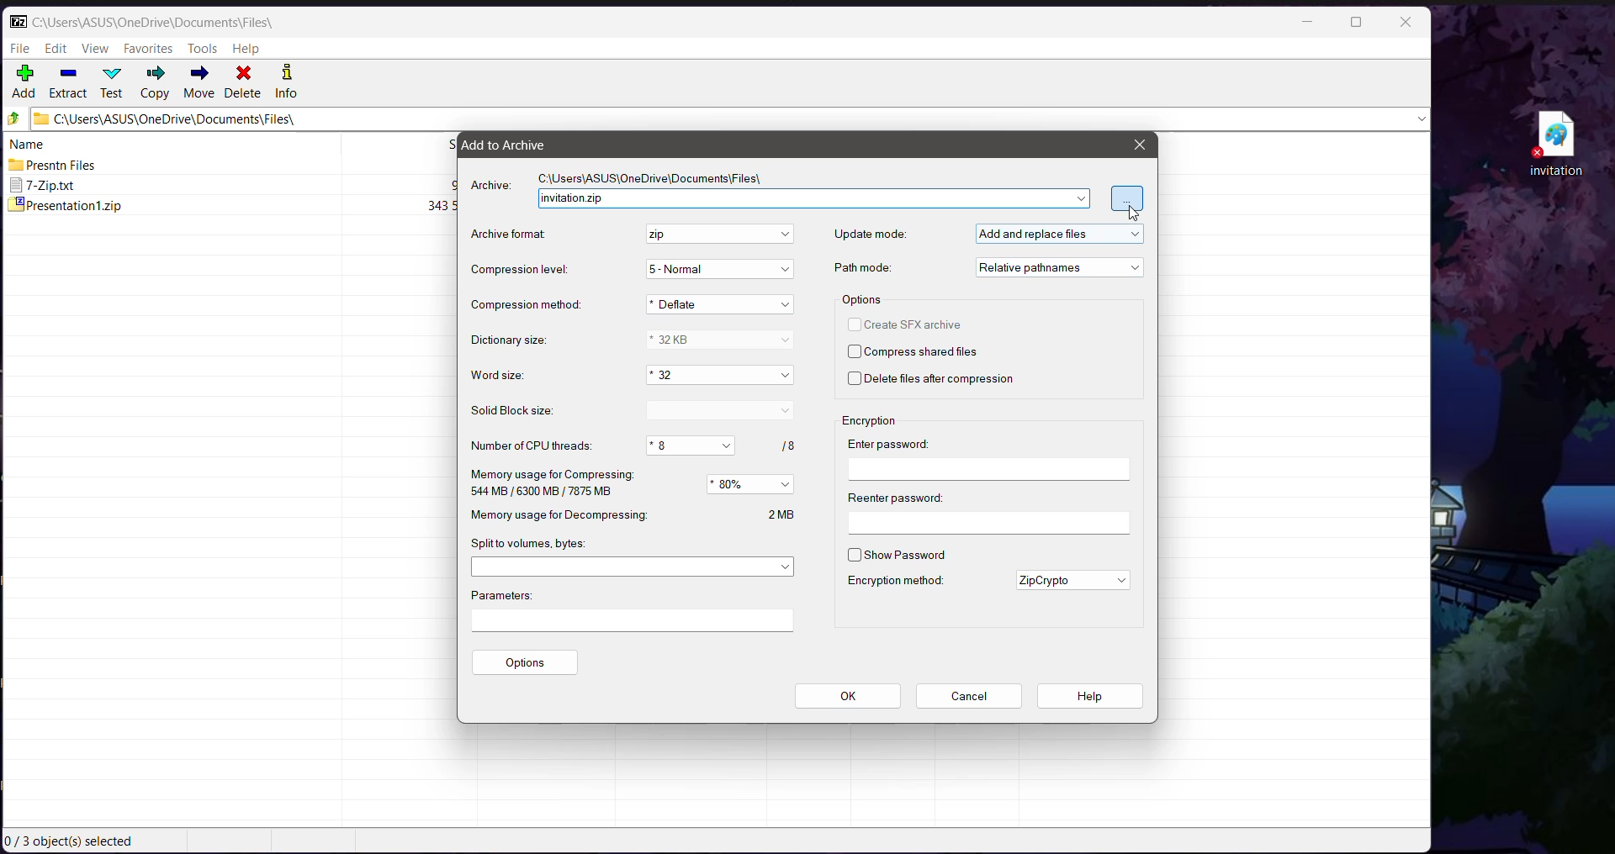 The width and height of the screenshot is (1615, 854). I want to click on Archive File Path, so click(659, 177).